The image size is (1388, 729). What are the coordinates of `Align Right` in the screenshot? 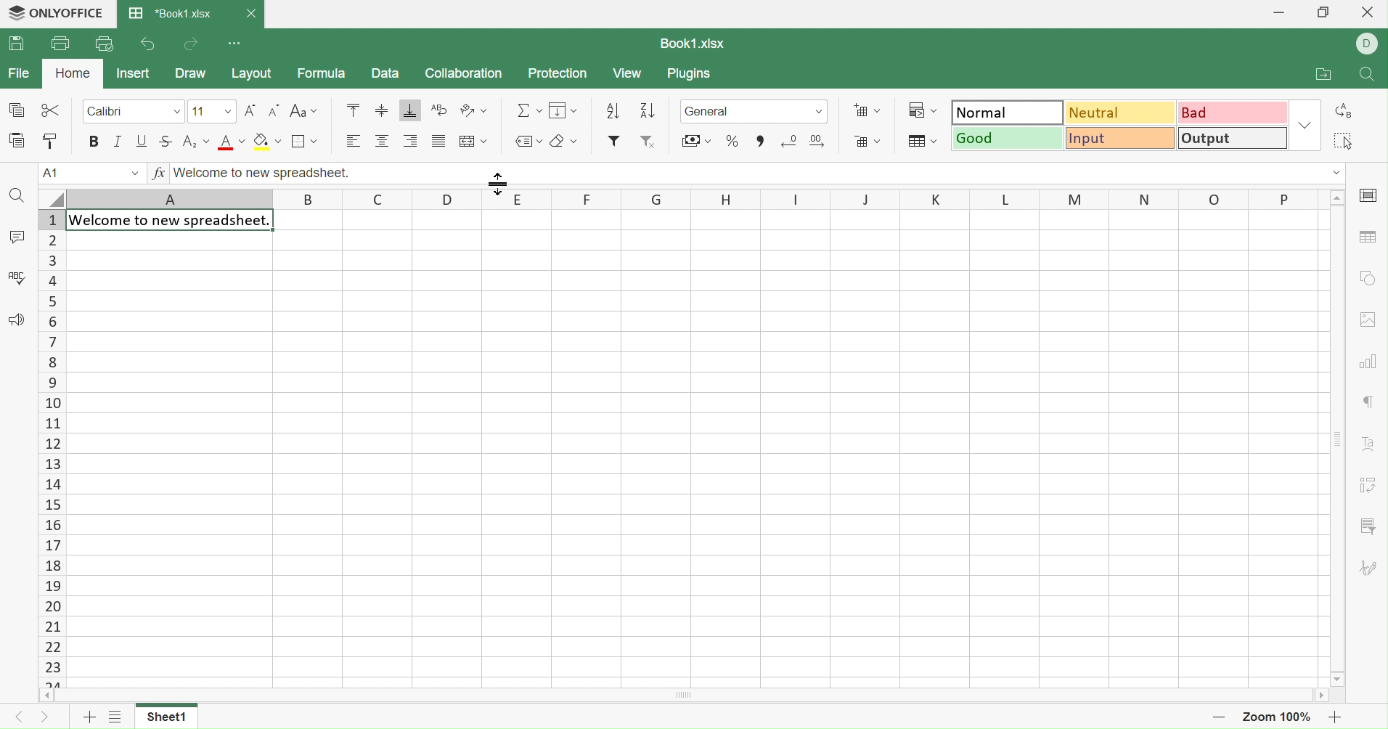 It's located at (414, 141).